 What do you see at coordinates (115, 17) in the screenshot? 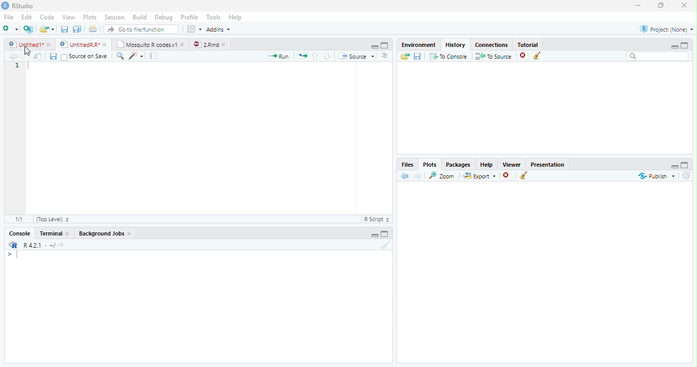
I see `Session` at bounding box center [115, 17].